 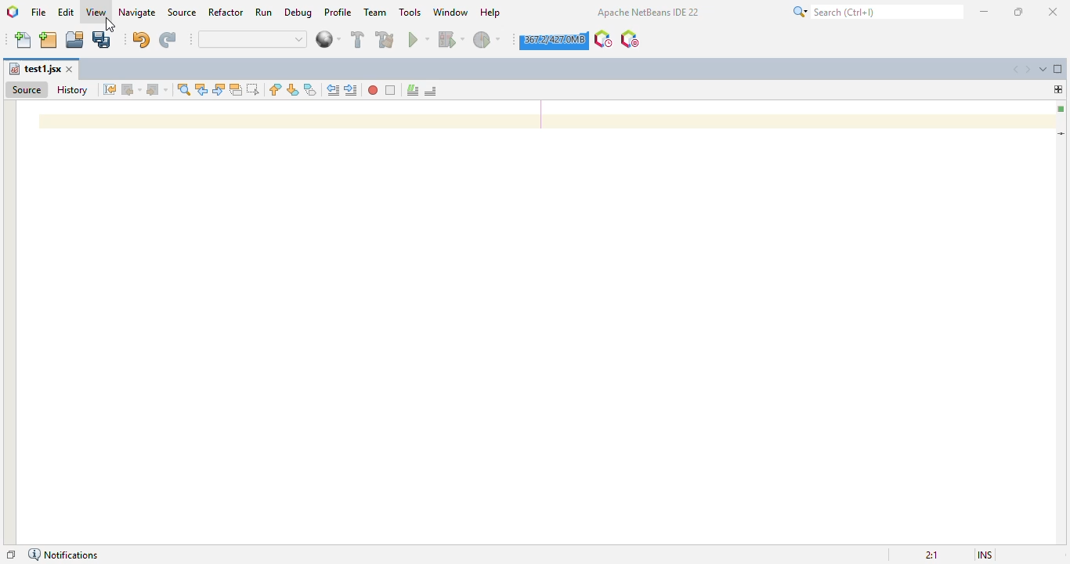 I want to click on open project, so click(x=74, y=39).